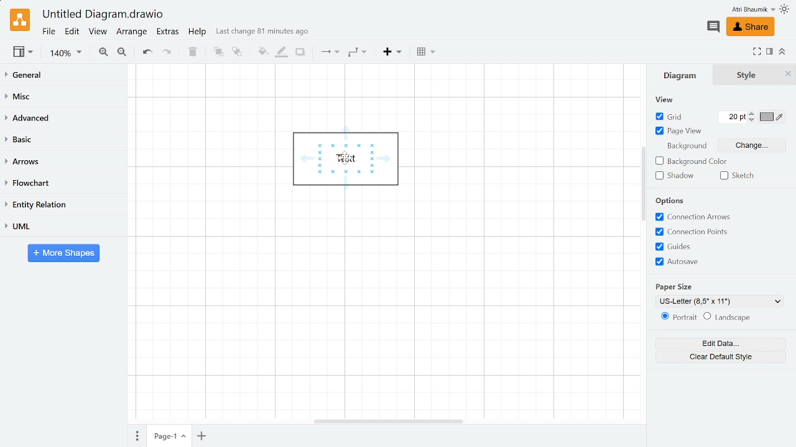  Describe the element at coordinates (19, 20) in the screenshot. I see `Drag.io logo` at that location.